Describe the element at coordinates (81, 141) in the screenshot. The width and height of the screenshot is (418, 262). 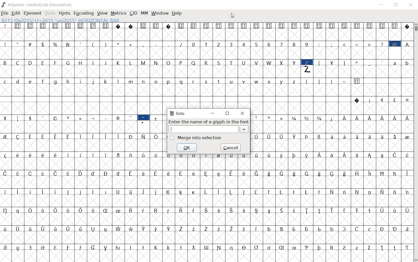
I see `GLYPHS` at that location.